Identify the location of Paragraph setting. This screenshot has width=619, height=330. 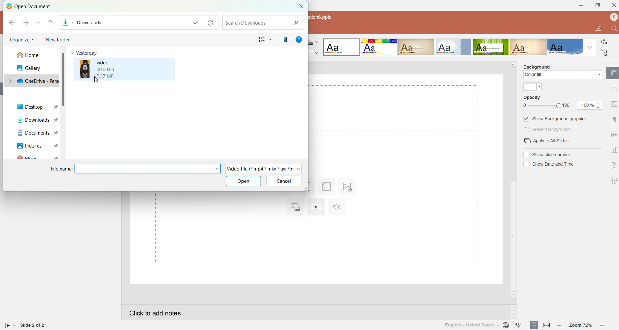
(613, 119).